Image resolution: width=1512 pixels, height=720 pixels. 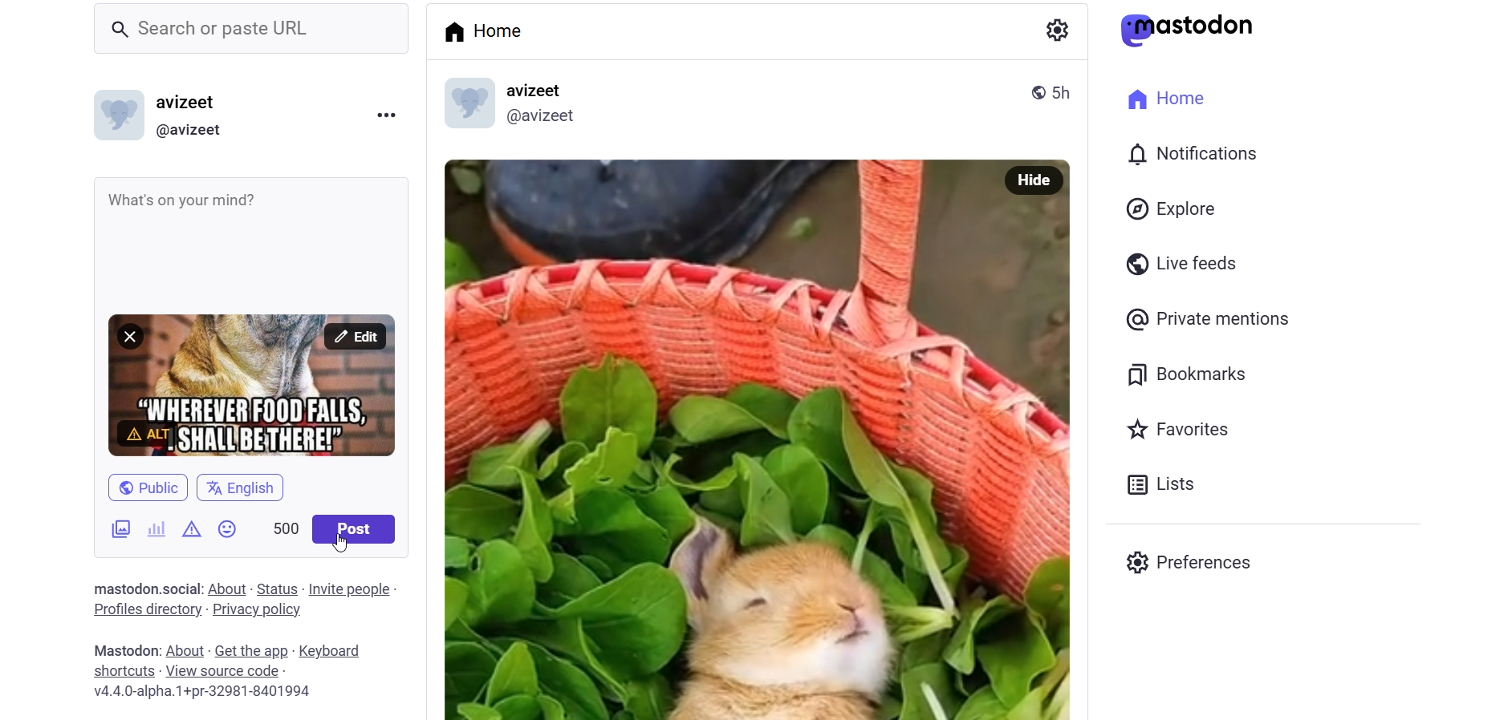 What do you see at coordinates (1033, 90) in the screenshot?
I see `public` at bounding box center [1033, 90].